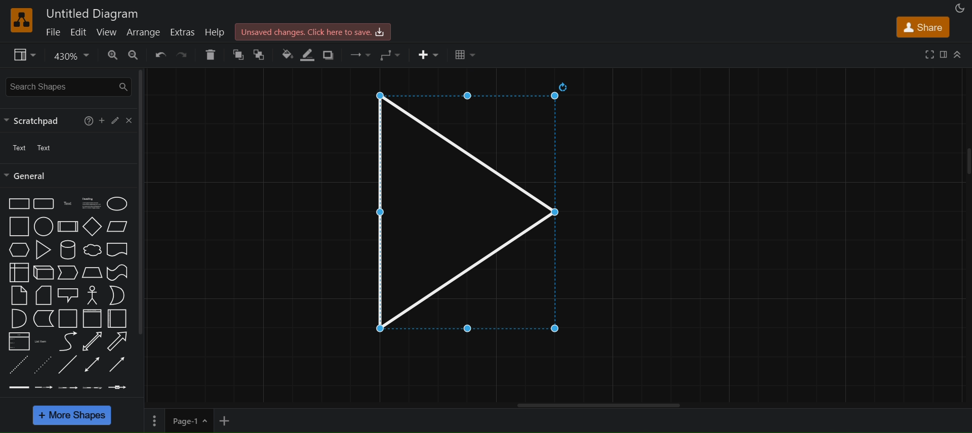 Image resolution: width=972 pixels, height=433 pixels. Describe the element at coordinates (332, 55) in the screenshot. I see `shadow` at that location.